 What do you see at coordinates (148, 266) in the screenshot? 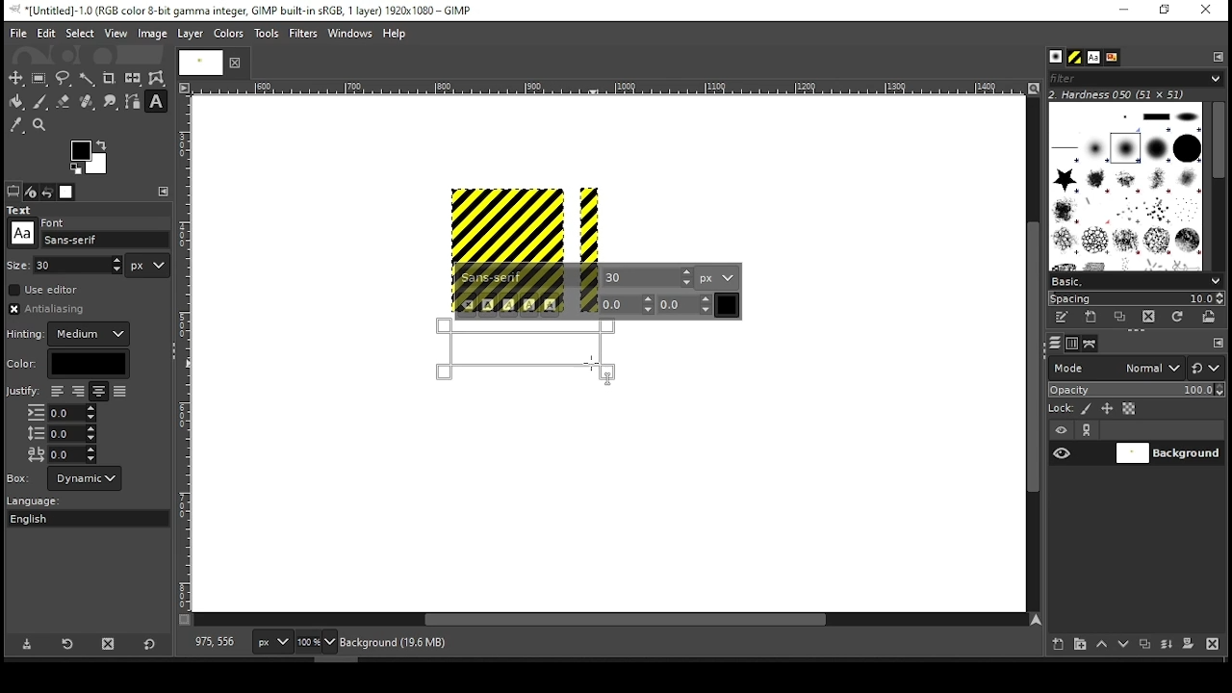
I see `units` at bounding box center [148, 266].